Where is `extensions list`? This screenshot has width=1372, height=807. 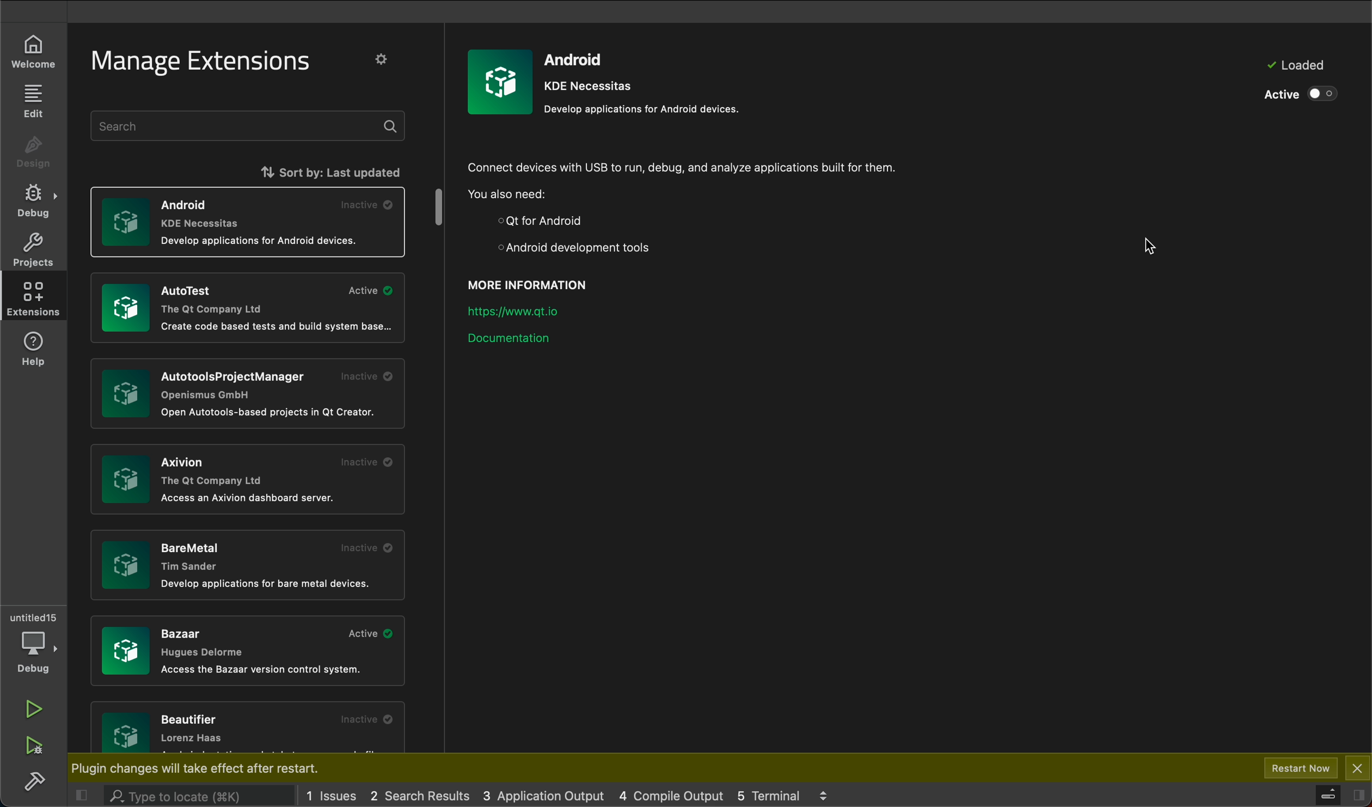 extensions list is located at coordinates (249, 652).